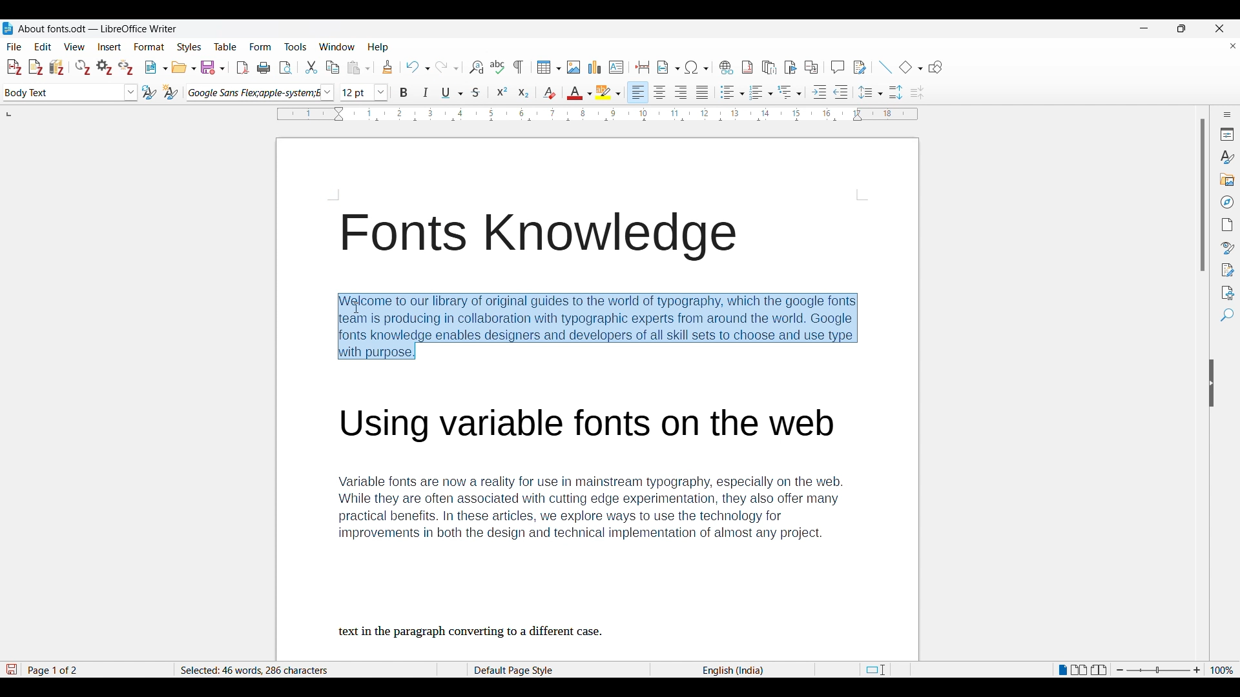 The image size is (1240, 697). What do you see at coordinates (11, 669) in the screenshot?
I see `Click to save new changes` at bounding box center [11, 669].